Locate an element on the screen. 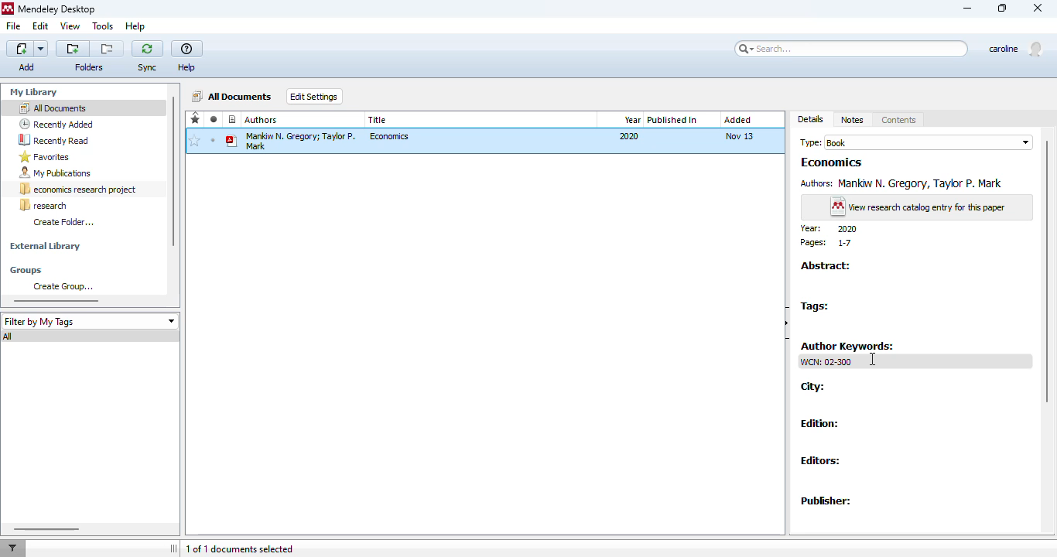 The width and height of the screenshot is (1057, 557). Mankiw N. Gregory; Taylor P. Mark is located at coordinates (291, 142).